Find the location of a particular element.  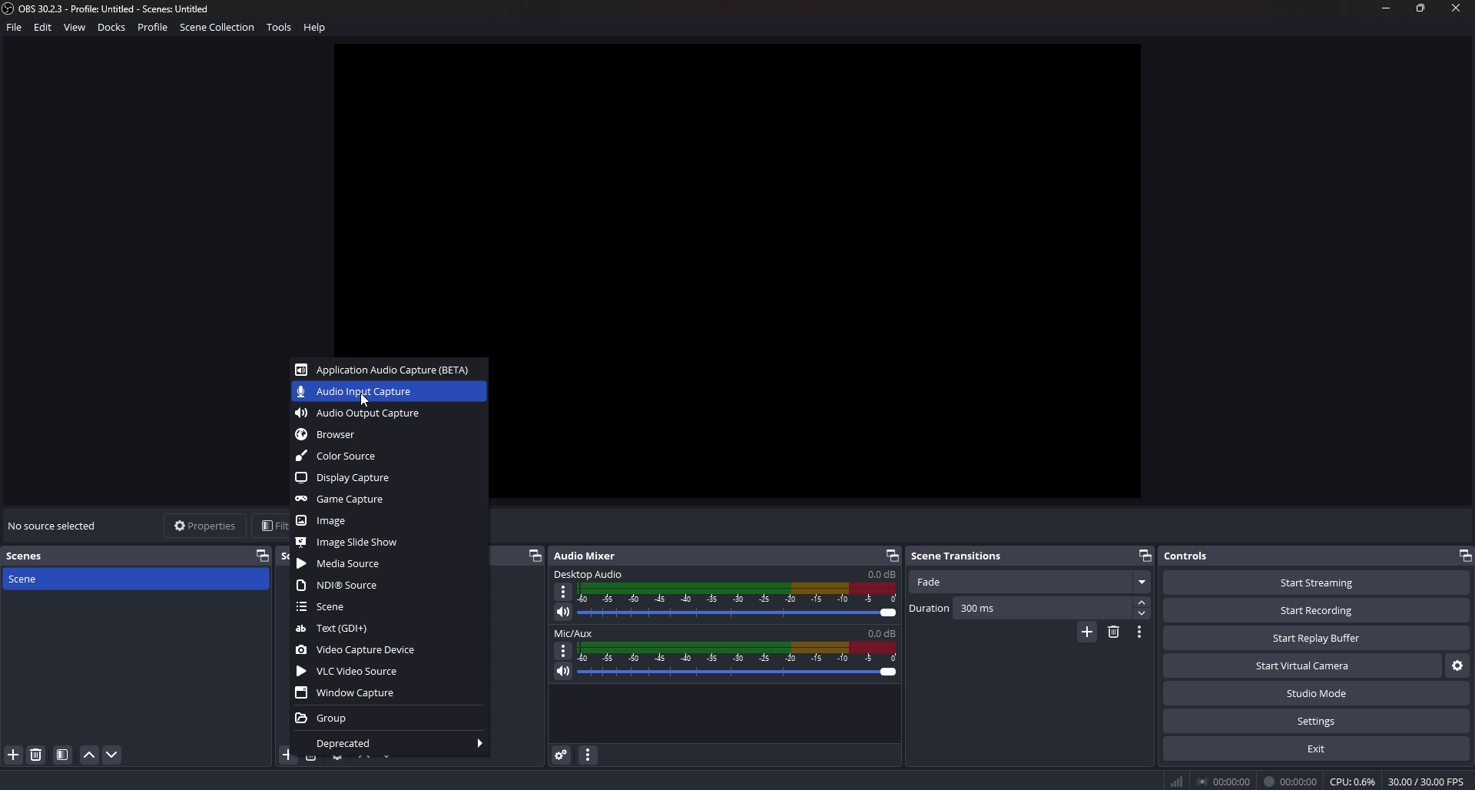

add transition is located at coordinates (1087, 634).